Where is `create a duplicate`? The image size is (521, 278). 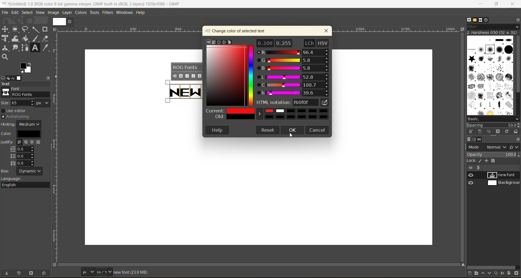 create a duplicate is located at coordinates (497, 273).